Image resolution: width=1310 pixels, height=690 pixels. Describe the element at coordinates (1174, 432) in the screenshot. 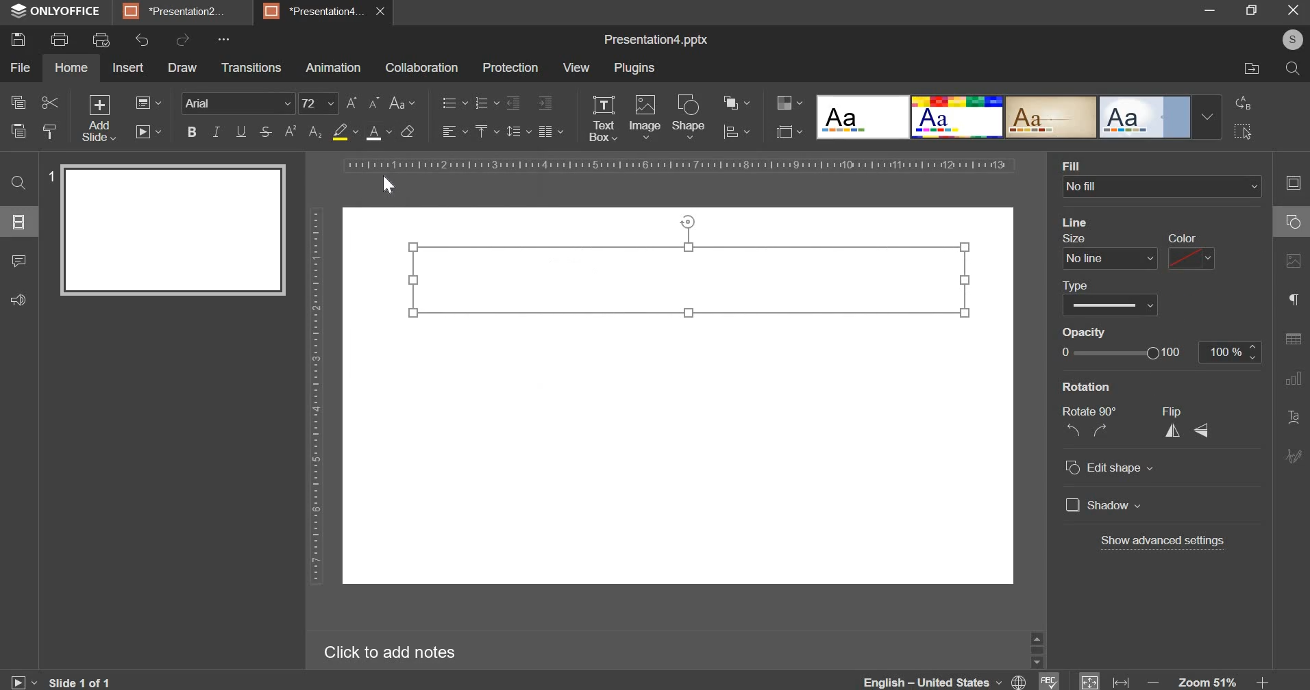

I see `vertical` at that location.